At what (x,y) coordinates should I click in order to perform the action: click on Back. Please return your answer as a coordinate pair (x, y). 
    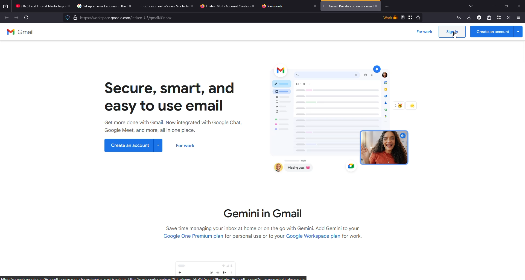
    Looking at the image, I should click on (180, 273).